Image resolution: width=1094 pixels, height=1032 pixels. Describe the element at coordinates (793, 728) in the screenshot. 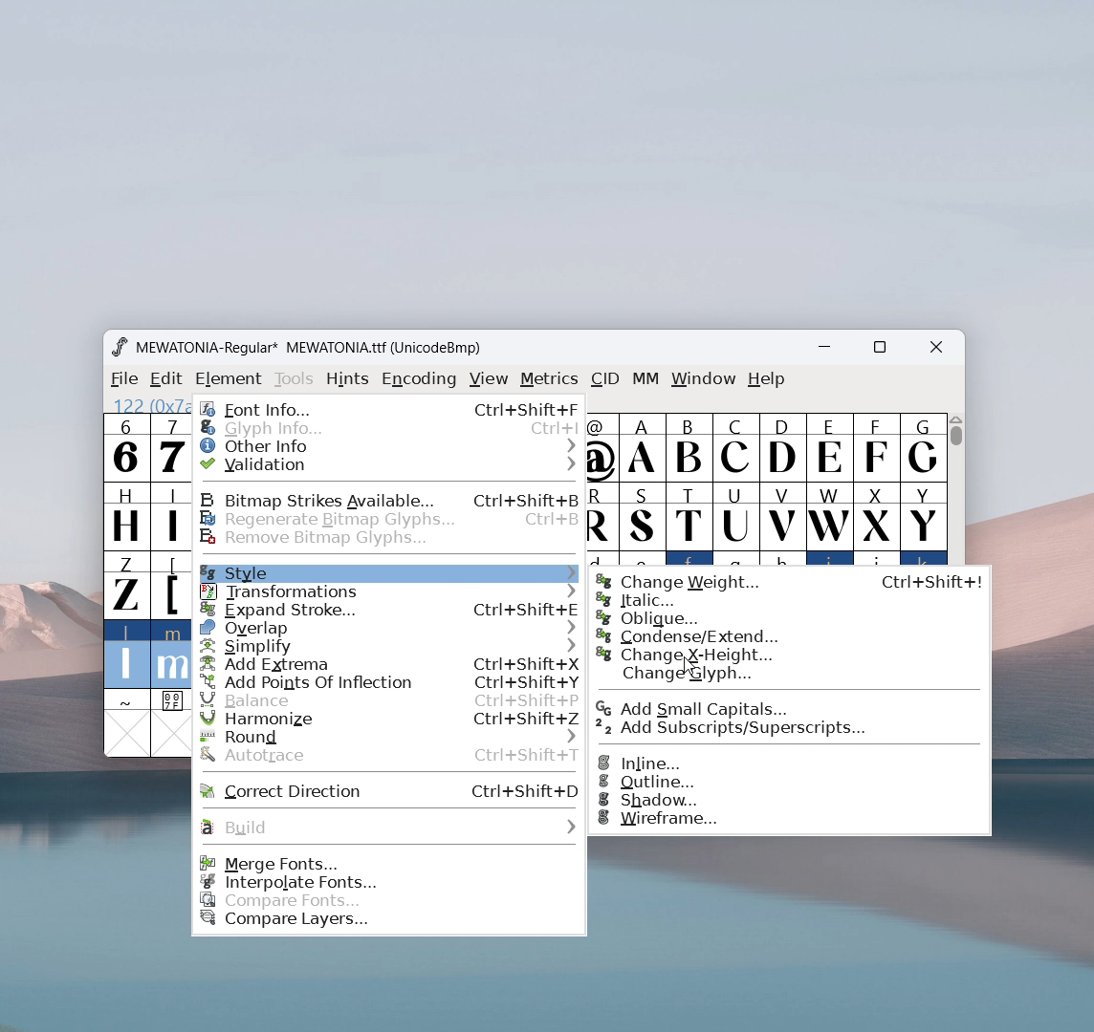

I see `add subscripts/superscripts` at that location.